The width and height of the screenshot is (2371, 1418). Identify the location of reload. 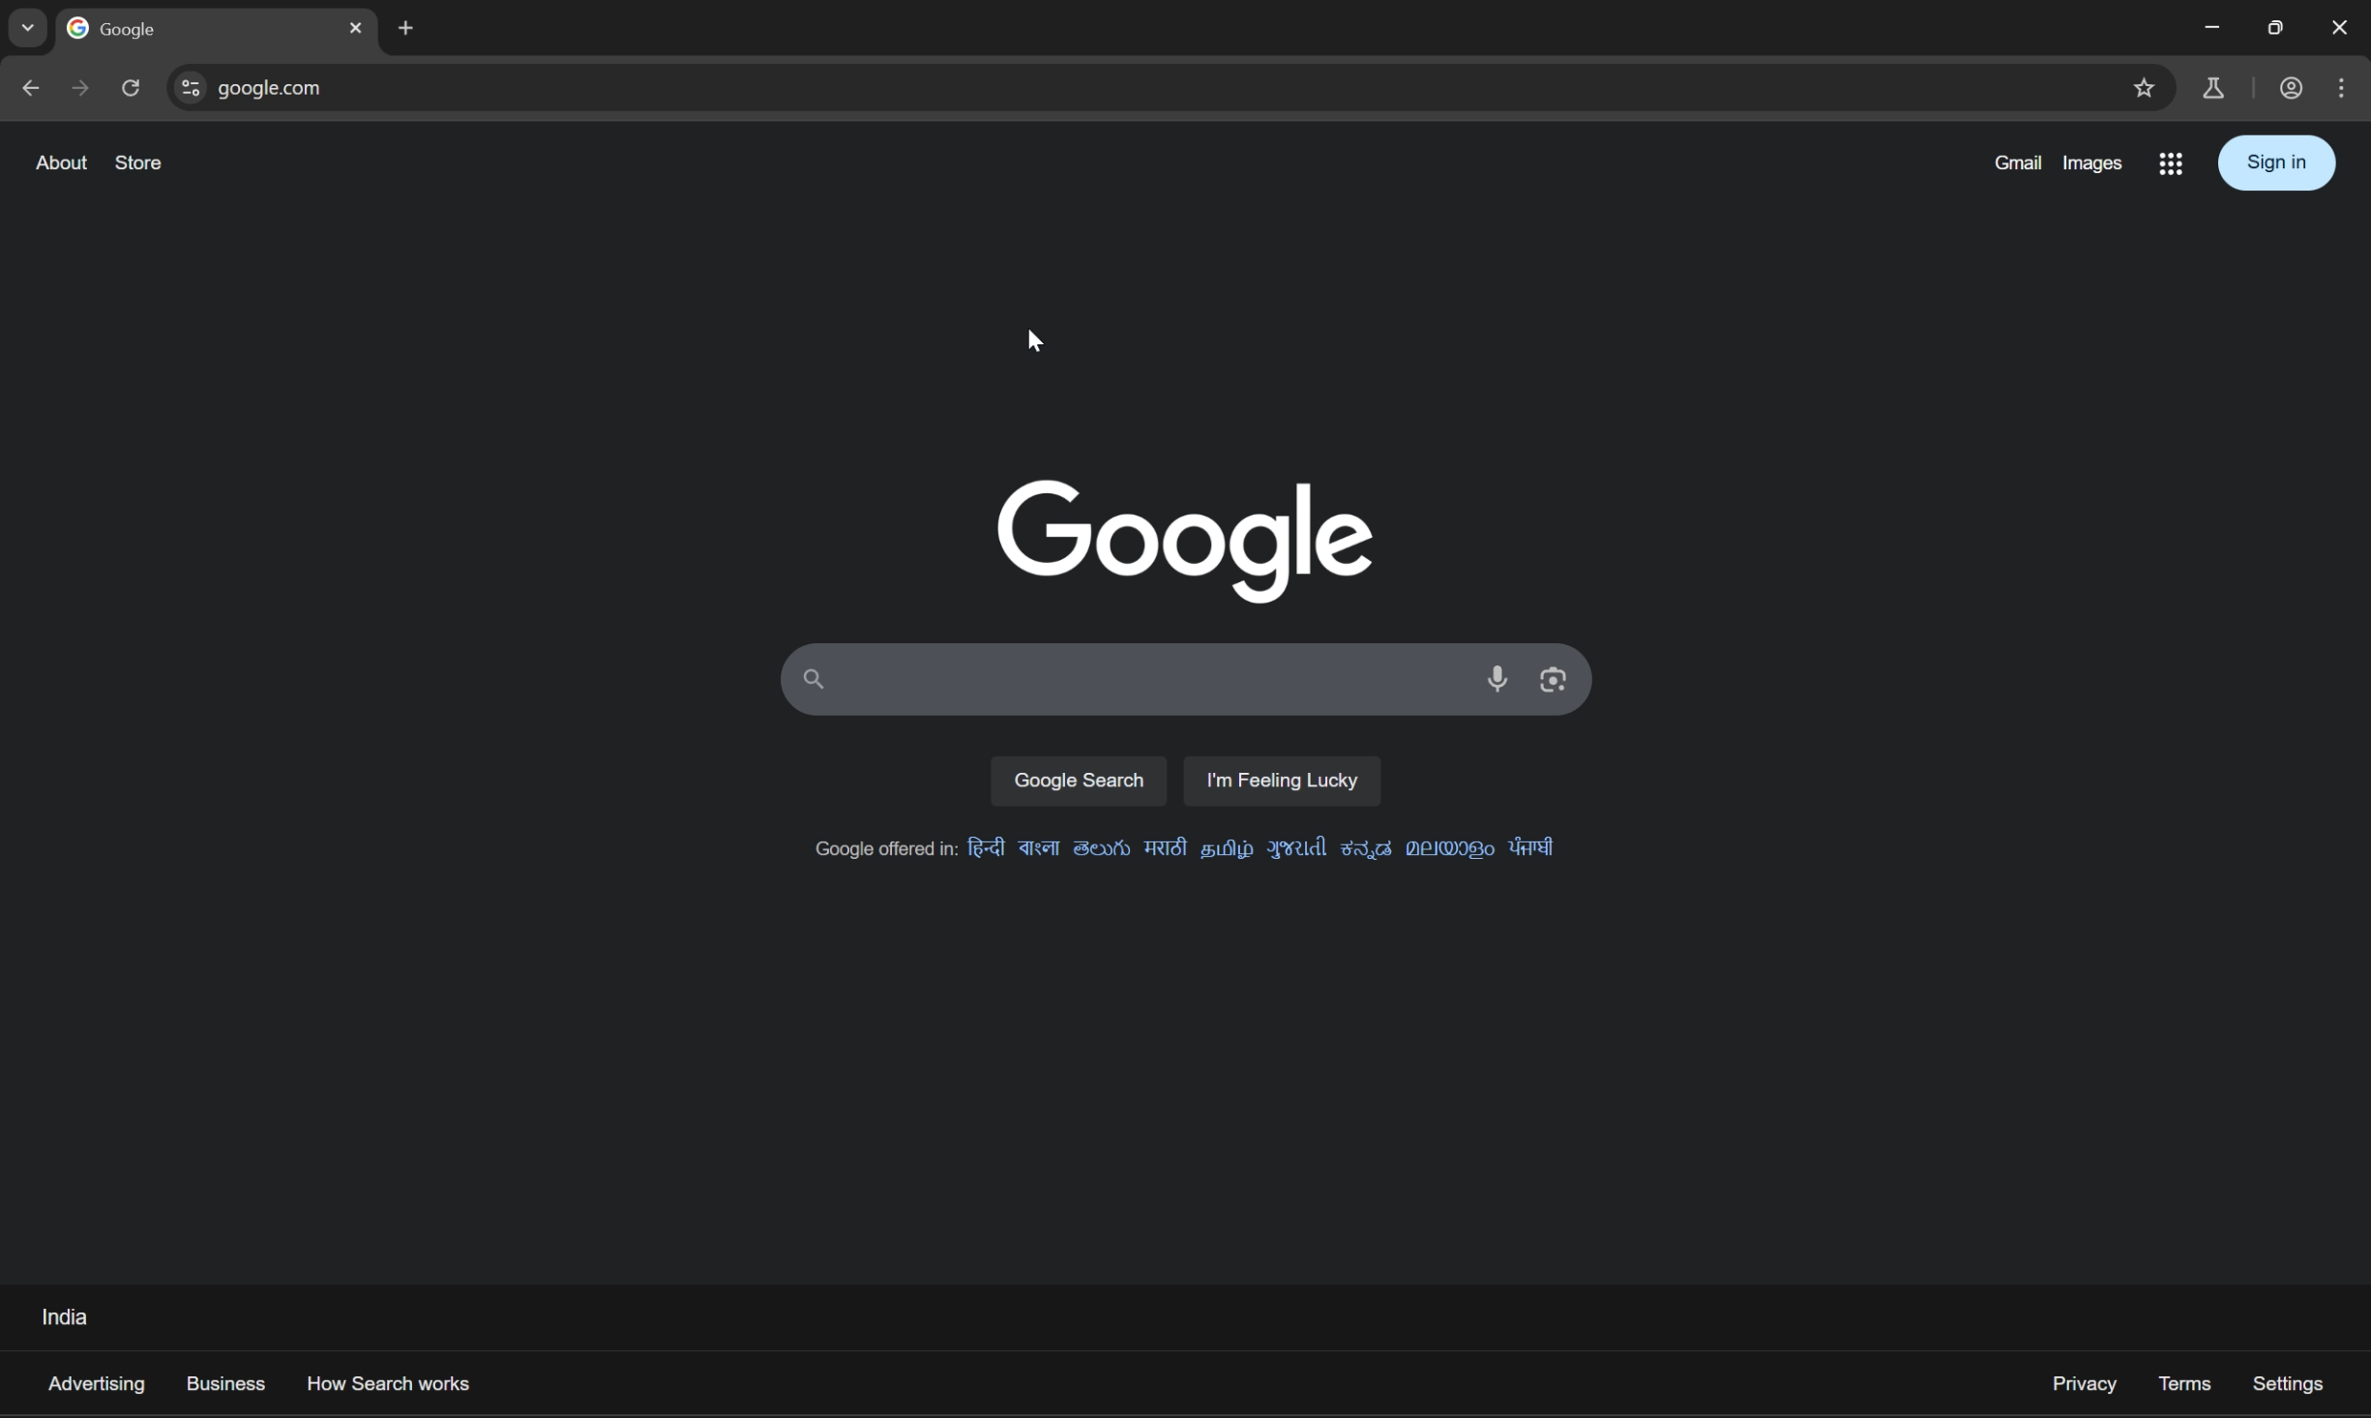
(137, 86).